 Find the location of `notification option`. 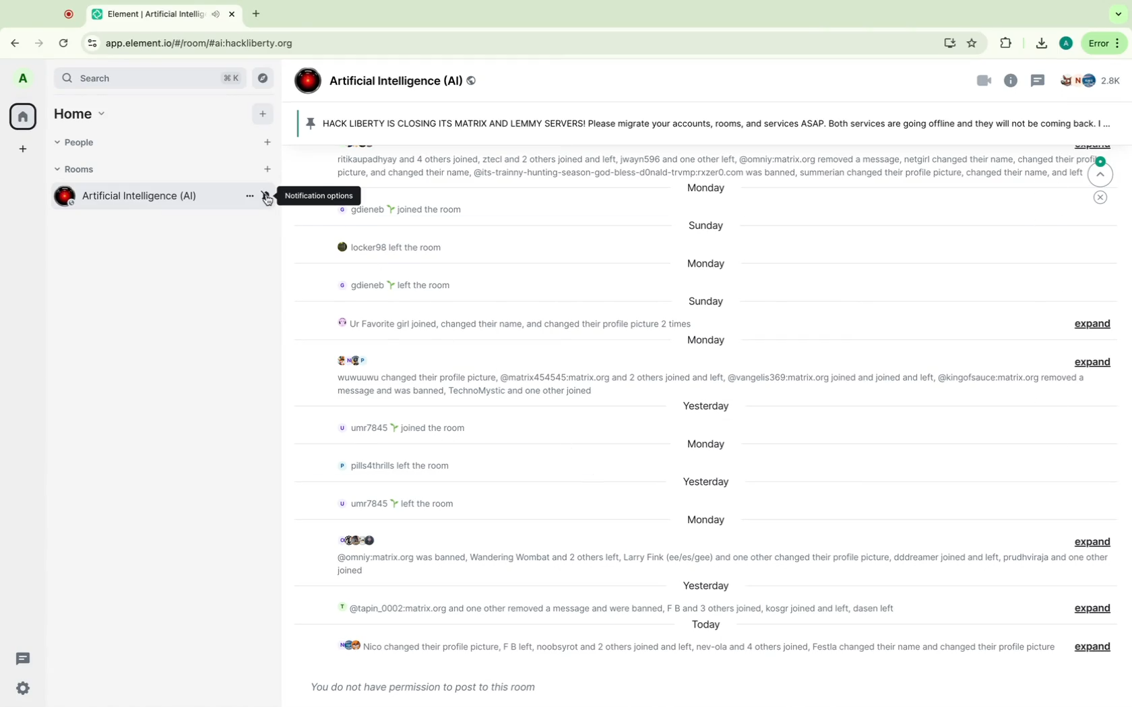

notification option is located at coordinates (268, 196).